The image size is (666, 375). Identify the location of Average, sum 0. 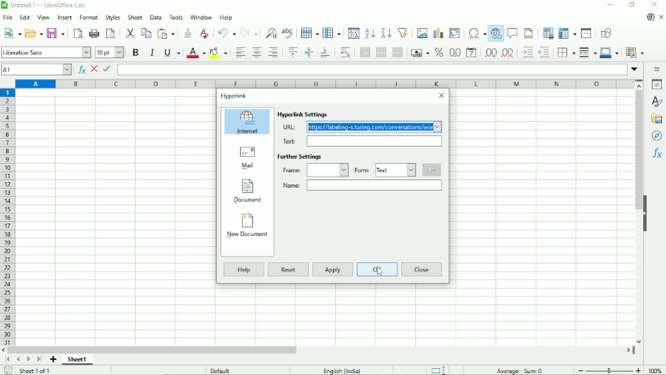
(520, 370).